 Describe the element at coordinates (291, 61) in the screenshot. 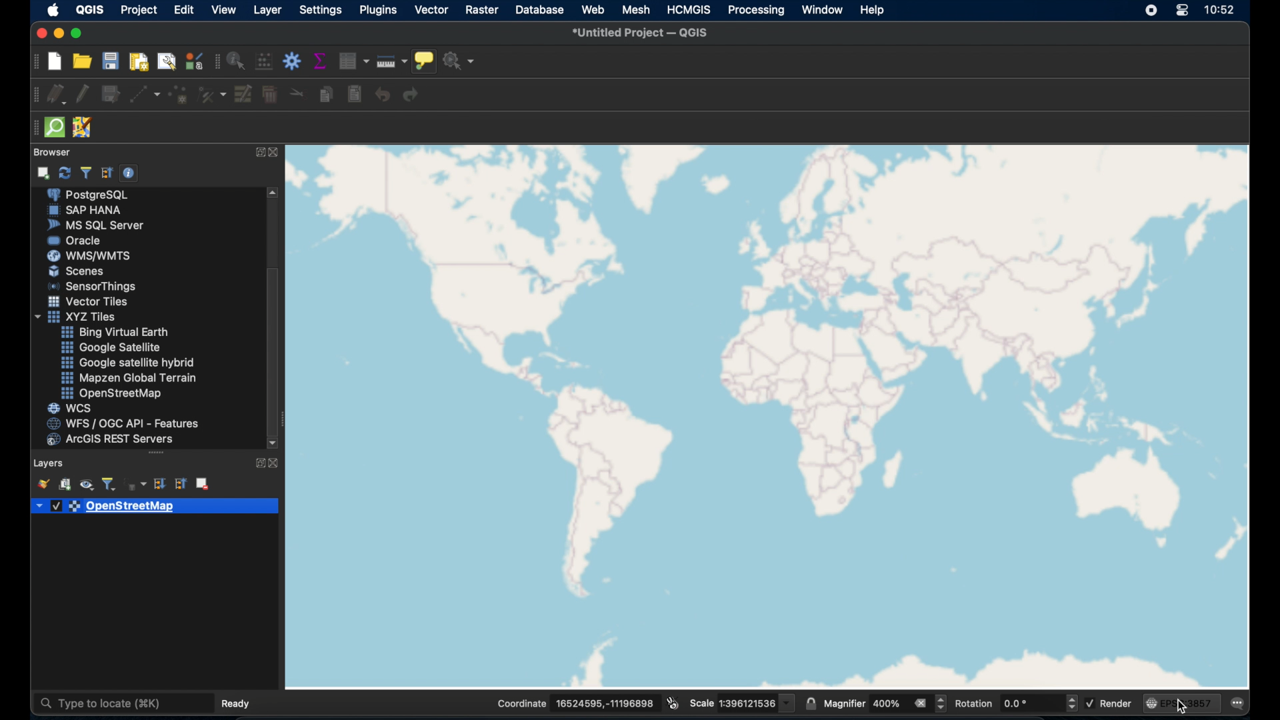

I see `toolbox` at that location.